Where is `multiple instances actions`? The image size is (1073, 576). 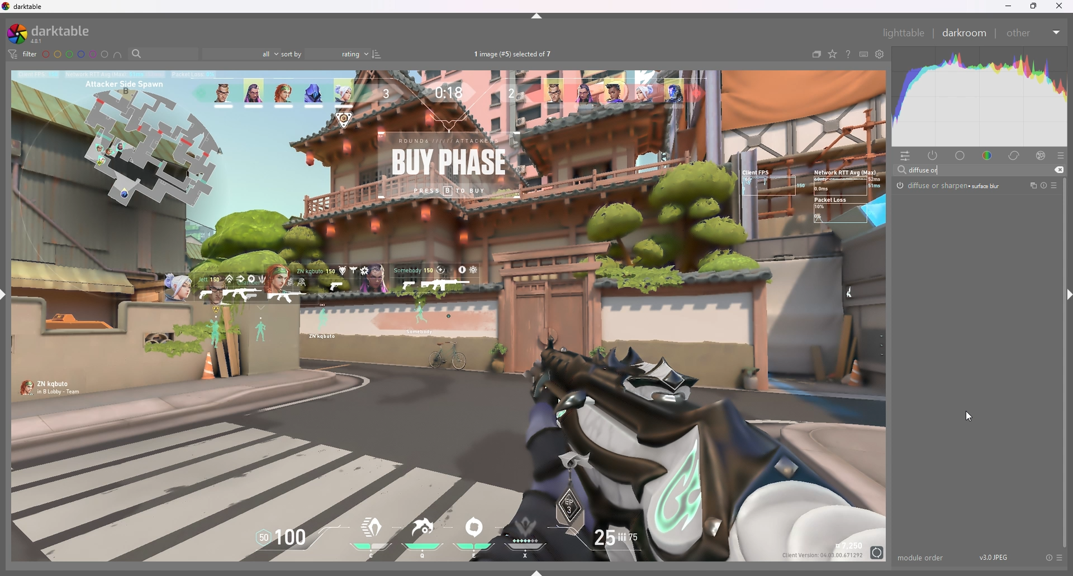 multiple instances actions is located at coordinates (1031, 186).